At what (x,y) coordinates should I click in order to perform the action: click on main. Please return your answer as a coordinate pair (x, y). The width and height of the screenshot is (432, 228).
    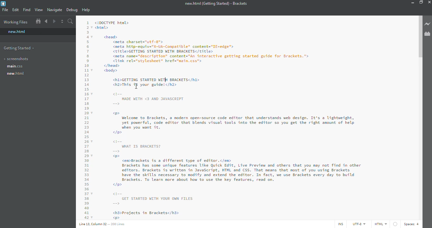
    Looking at the image, I should click on (16, 67).